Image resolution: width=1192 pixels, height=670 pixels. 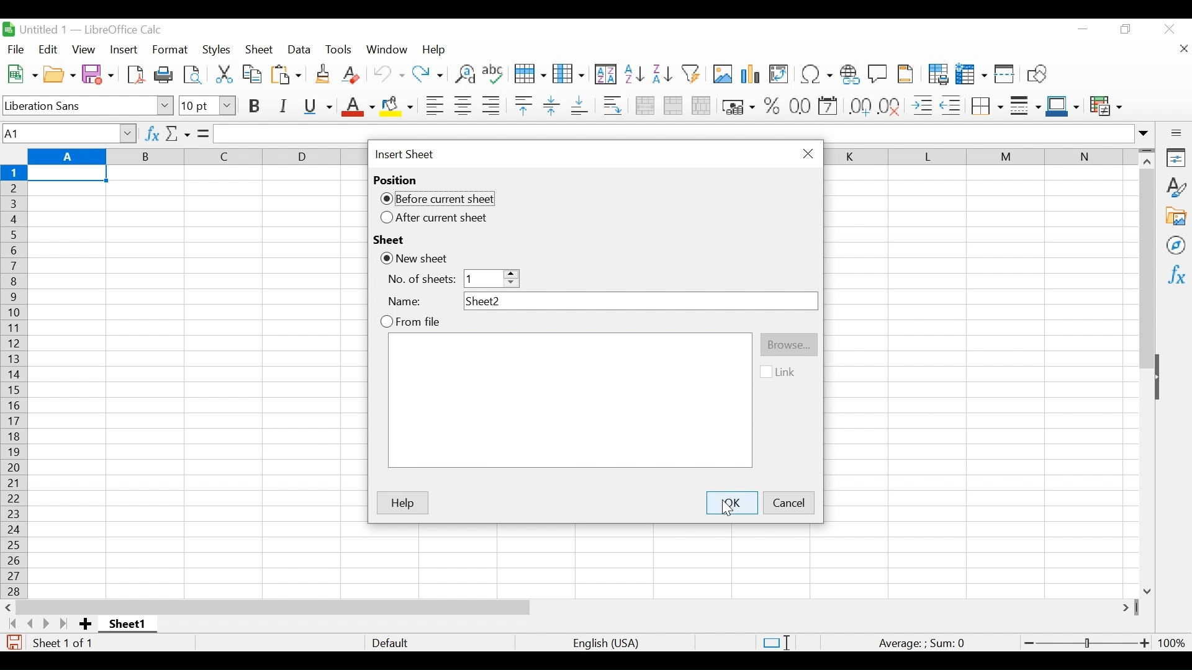 I want to click on Close, so click(x=807, y=153).